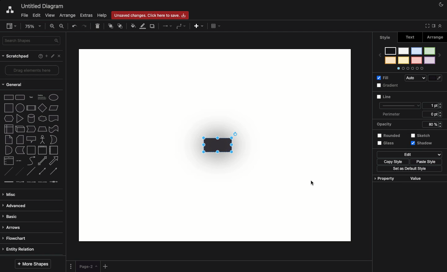  What do you see at coordinates (9, 98) in the screenshot?
I see `Rectangle ` at bounding box center [9, 98].